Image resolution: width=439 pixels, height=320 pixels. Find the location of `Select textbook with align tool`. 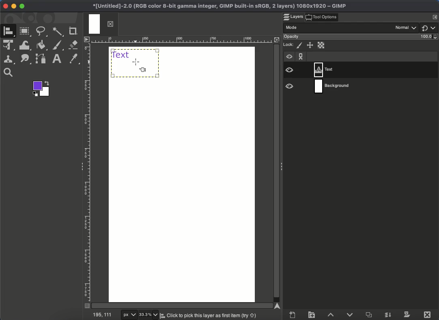

Select textbook with align tool is located at coordinates (135, 63).